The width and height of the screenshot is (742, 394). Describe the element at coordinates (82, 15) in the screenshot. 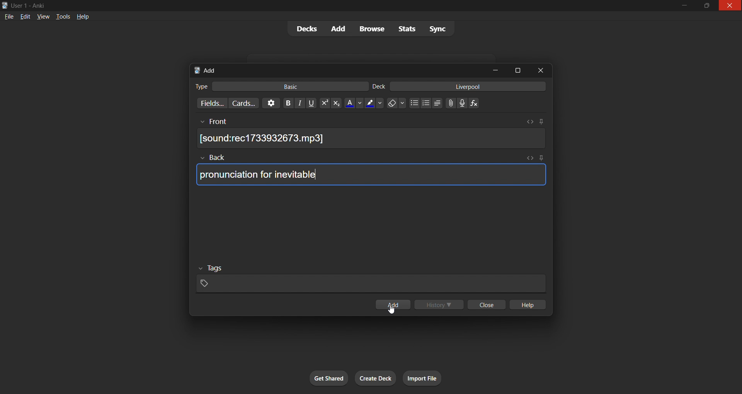

I see `help` at that location.